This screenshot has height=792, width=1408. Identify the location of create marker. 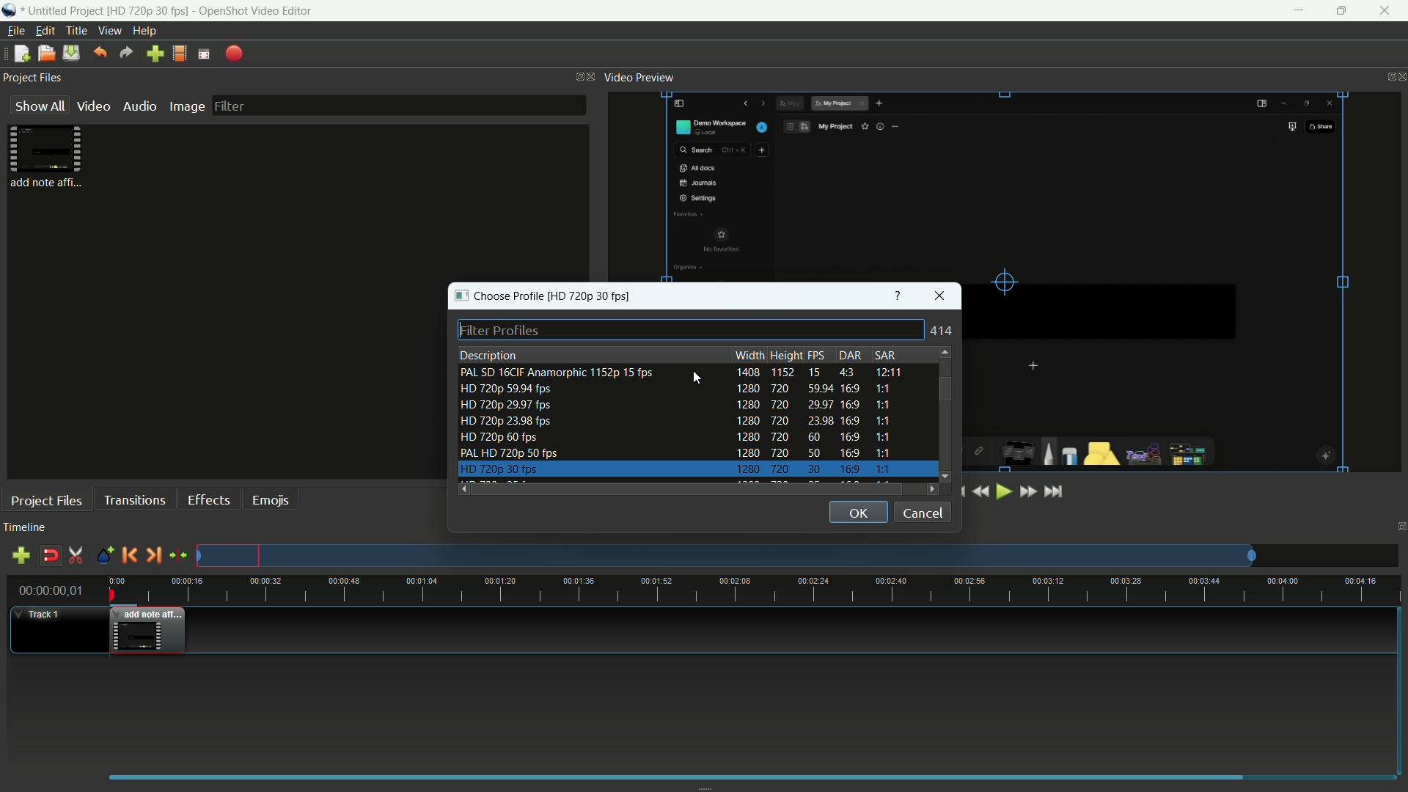
(103, 557).